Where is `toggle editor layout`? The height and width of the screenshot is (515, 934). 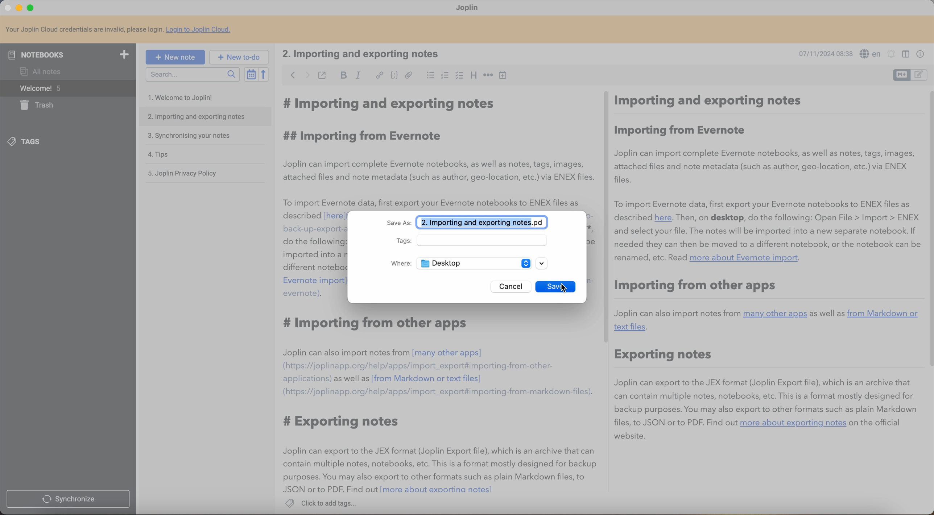 toggle editor layout is located at coordinates (904, 54).